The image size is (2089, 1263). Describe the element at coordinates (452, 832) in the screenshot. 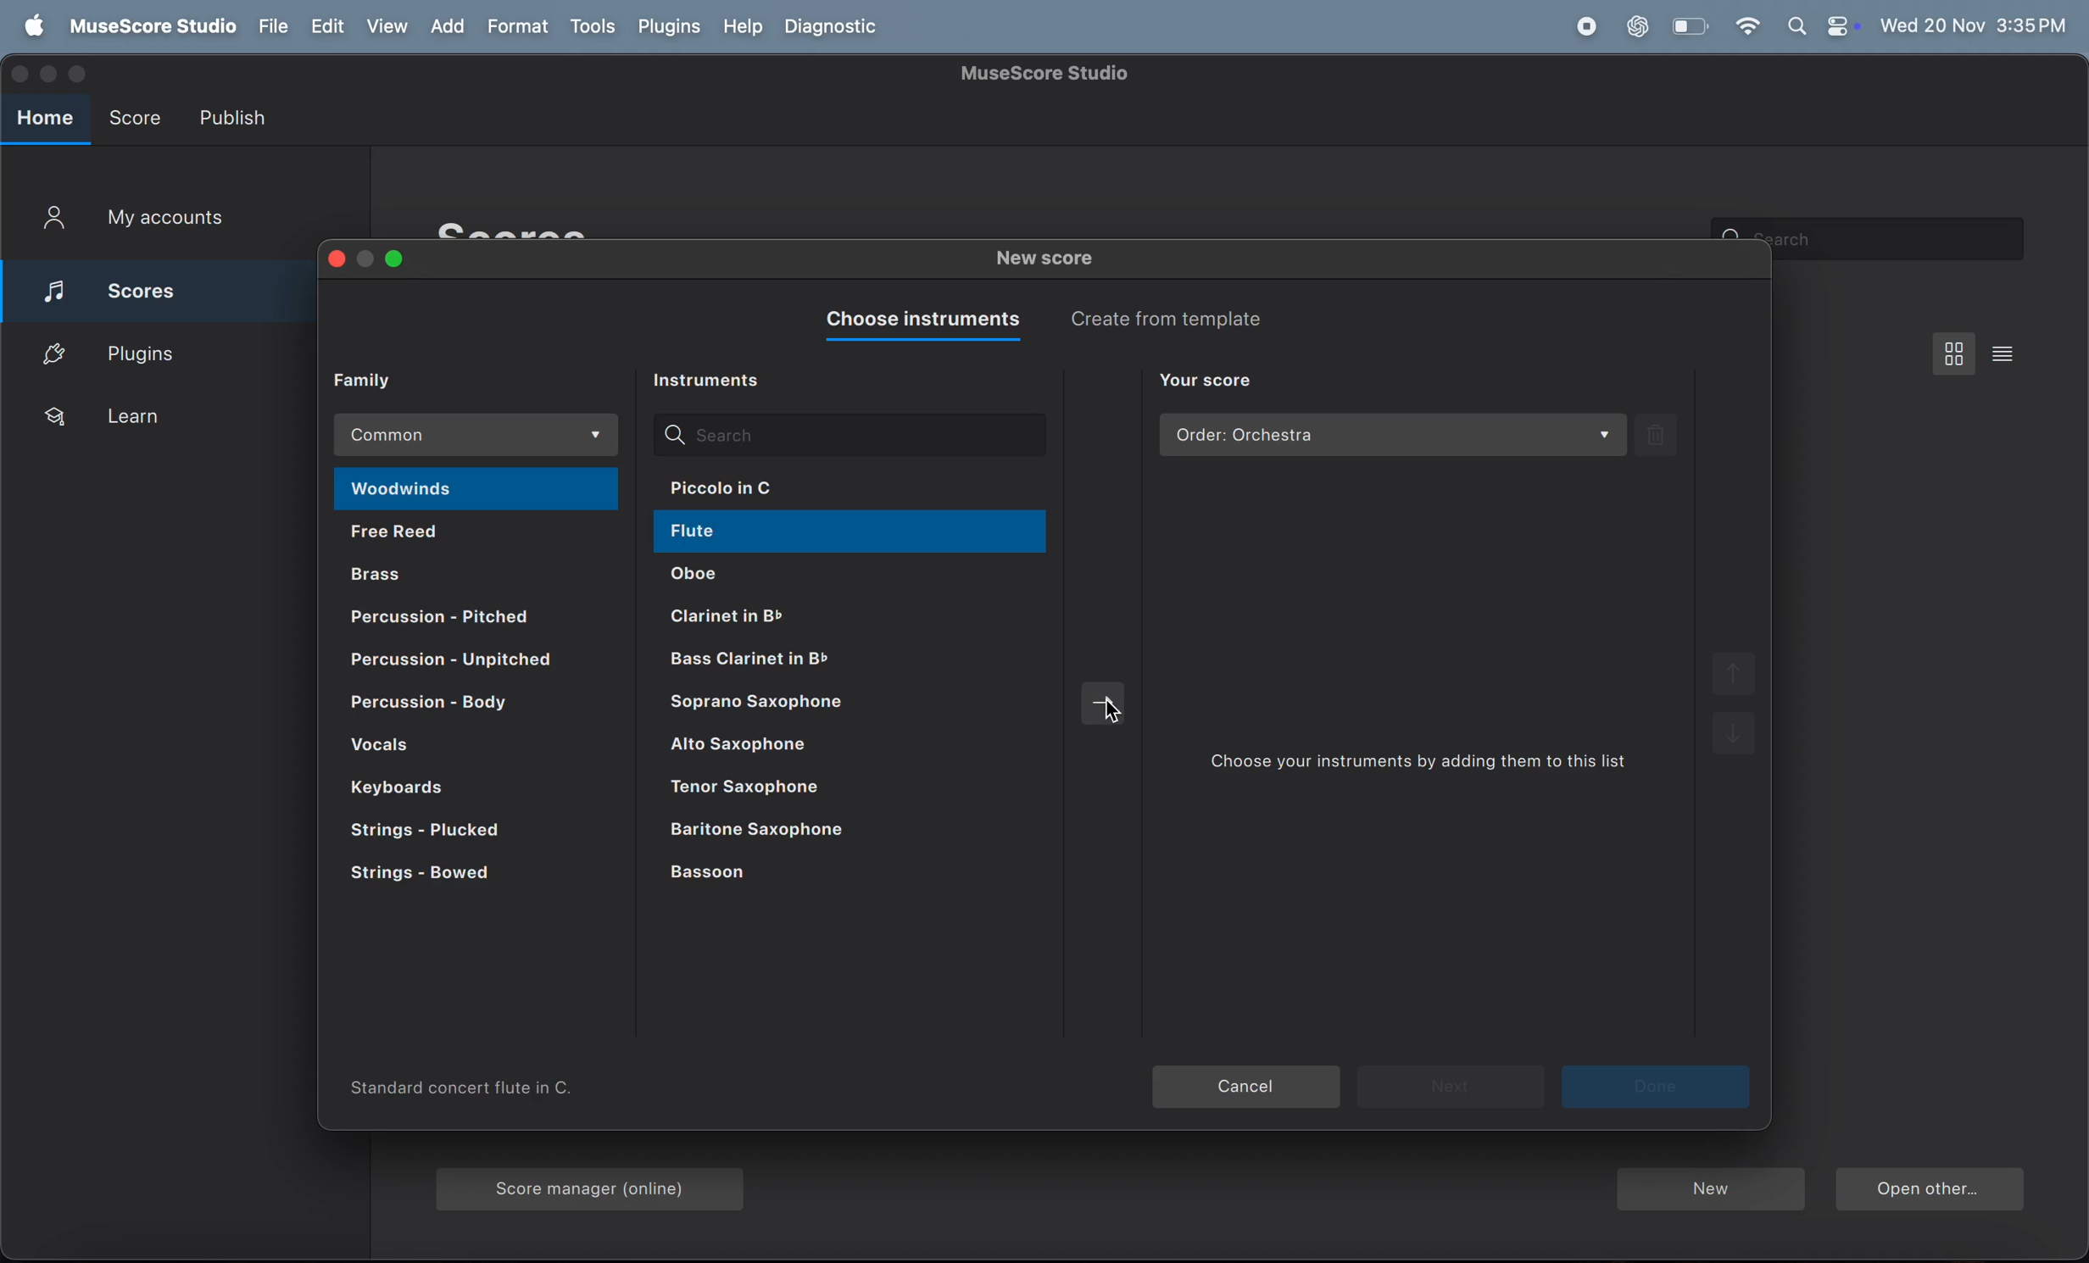

I see `strings plucked` at that location.